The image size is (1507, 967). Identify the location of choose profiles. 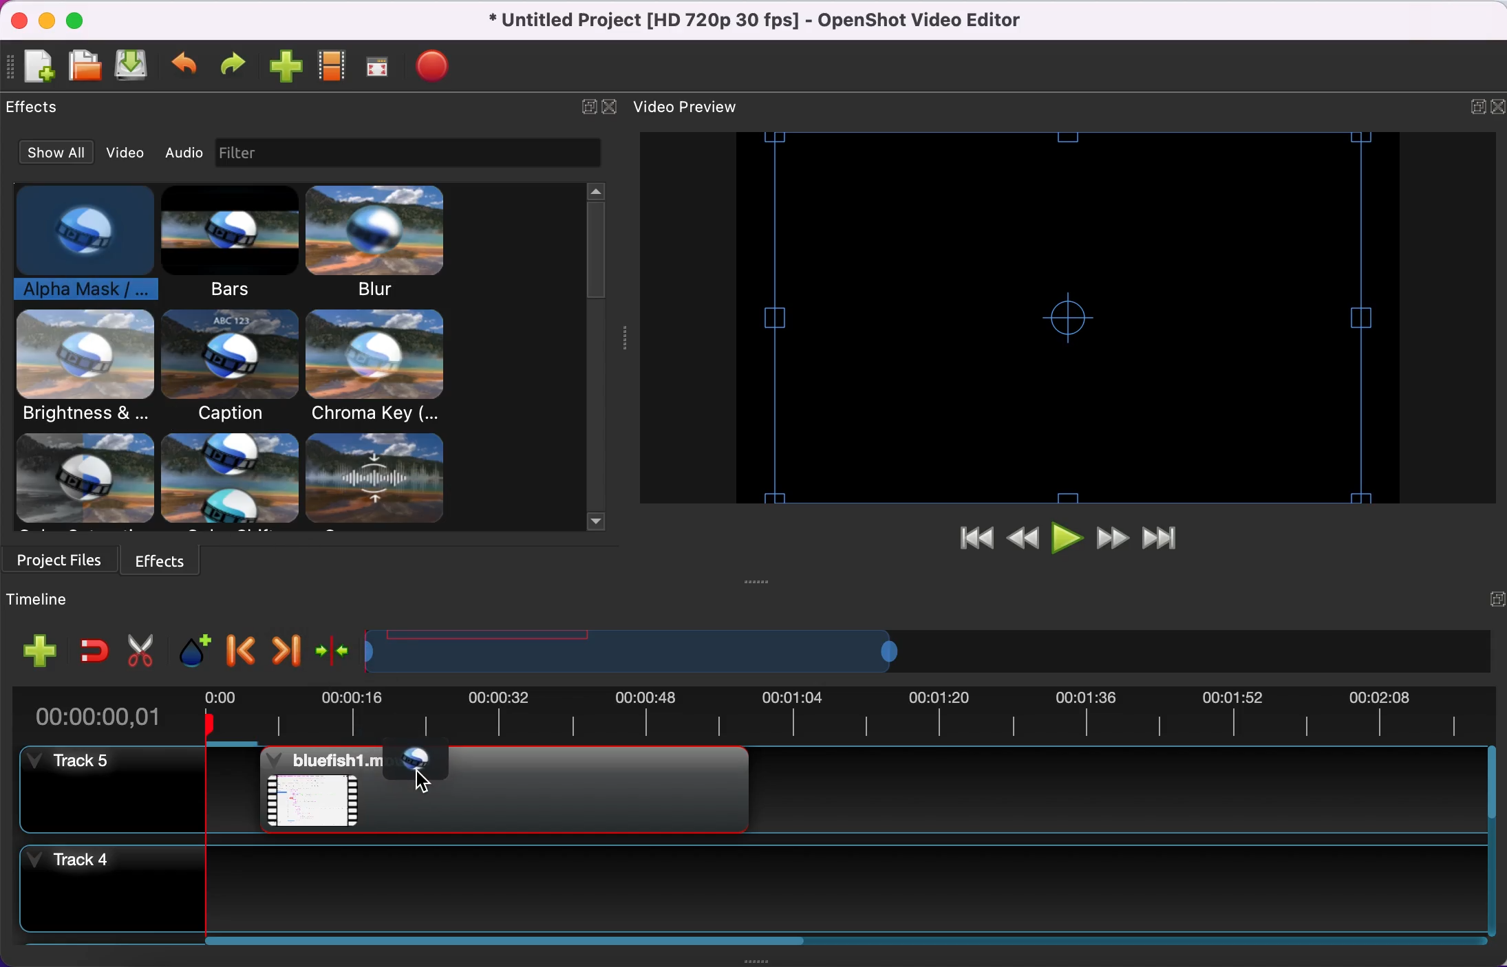
(334, 70).